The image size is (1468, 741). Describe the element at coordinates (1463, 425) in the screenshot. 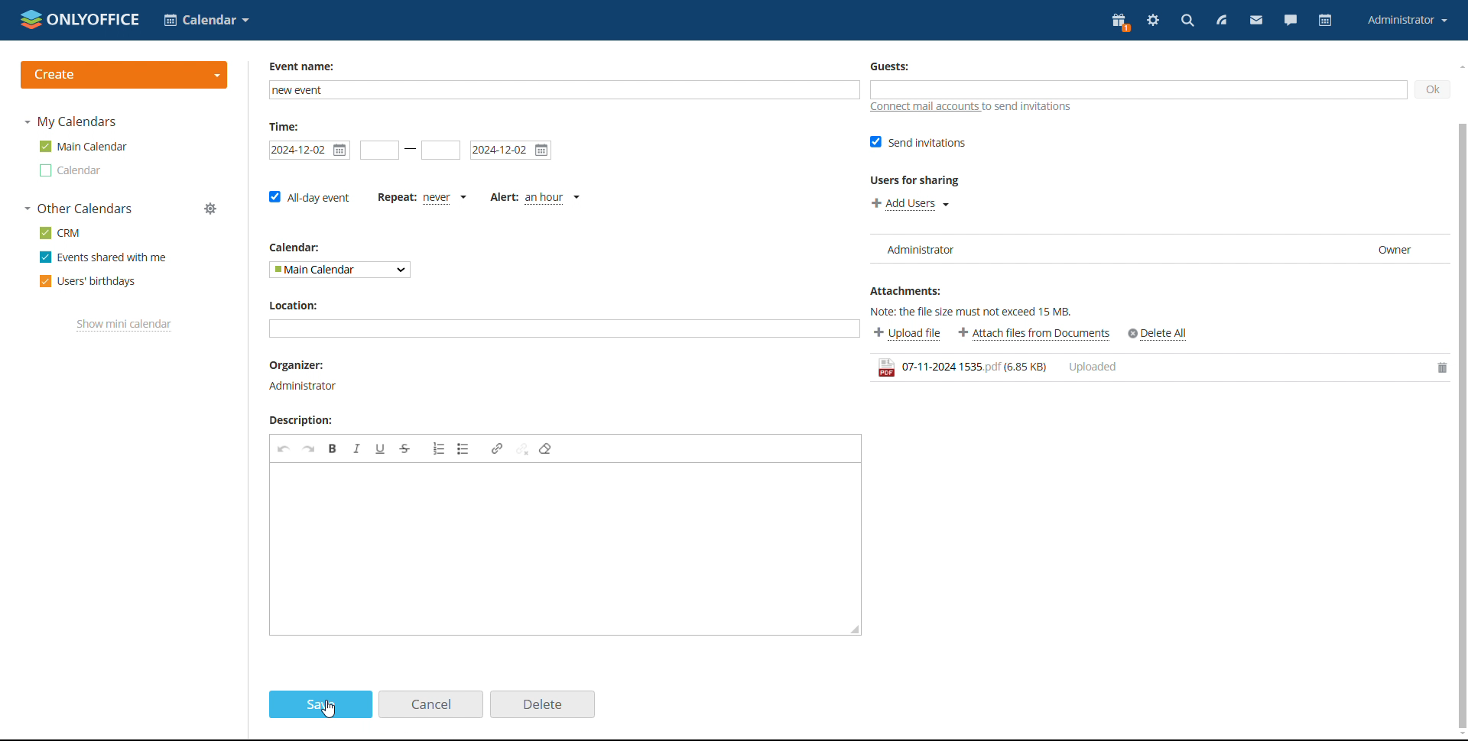

I see `scrollbar` at that location.